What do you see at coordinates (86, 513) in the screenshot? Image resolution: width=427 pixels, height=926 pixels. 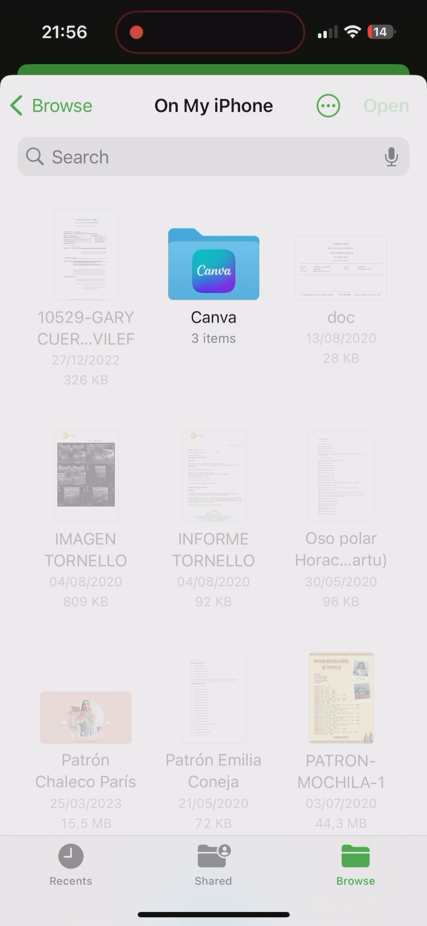 I see `IMAGEN
TORNELLO` at bounding box center [86, 513].